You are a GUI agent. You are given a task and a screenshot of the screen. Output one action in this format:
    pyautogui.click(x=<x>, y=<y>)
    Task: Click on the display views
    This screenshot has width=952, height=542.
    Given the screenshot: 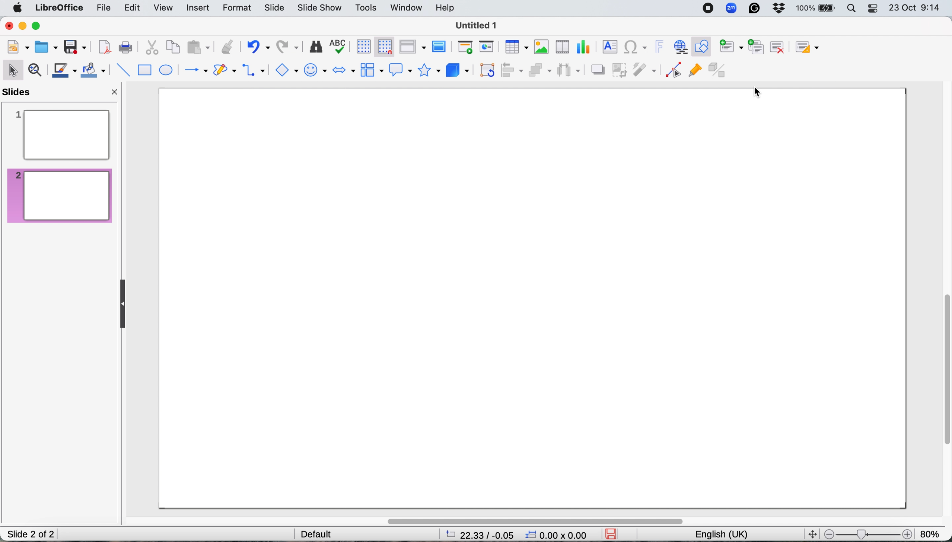 What is the action you would take?
    pyautogui.click(x=414, y=47)
    